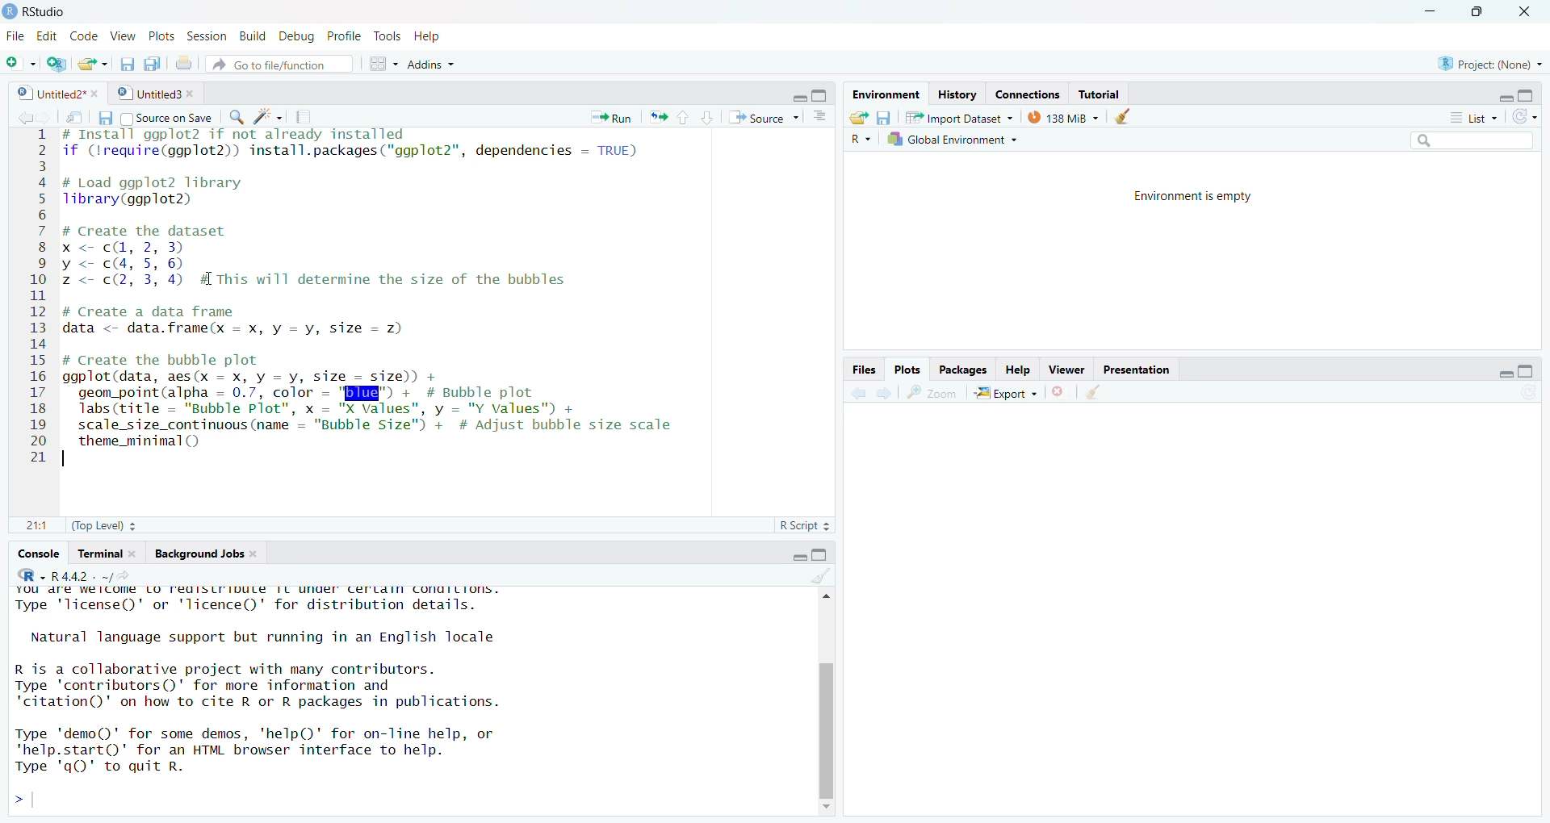 The height and width of the screenshot is (823, 1550). What do you see at coordinates (761, 118) in the screenshot?
I see `+ Source ~` at bounding box center [761, 118].